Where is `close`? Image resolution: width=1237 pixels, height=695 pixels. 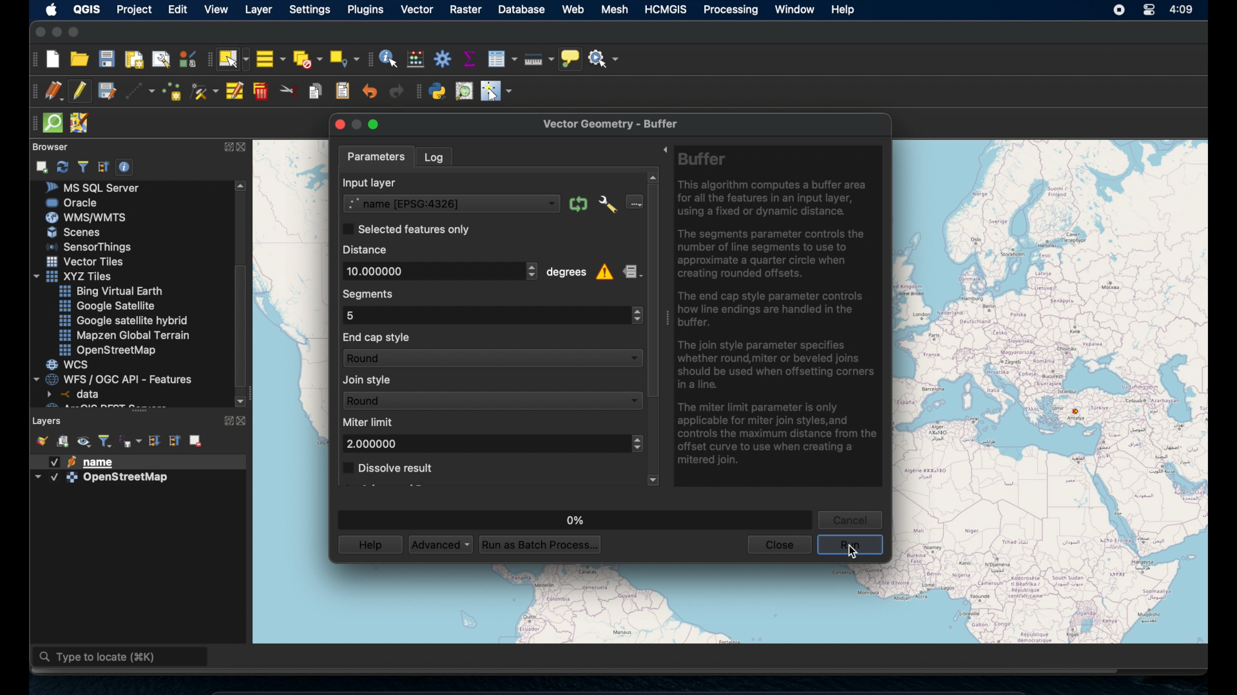
close is located at coordinates (338, 125).